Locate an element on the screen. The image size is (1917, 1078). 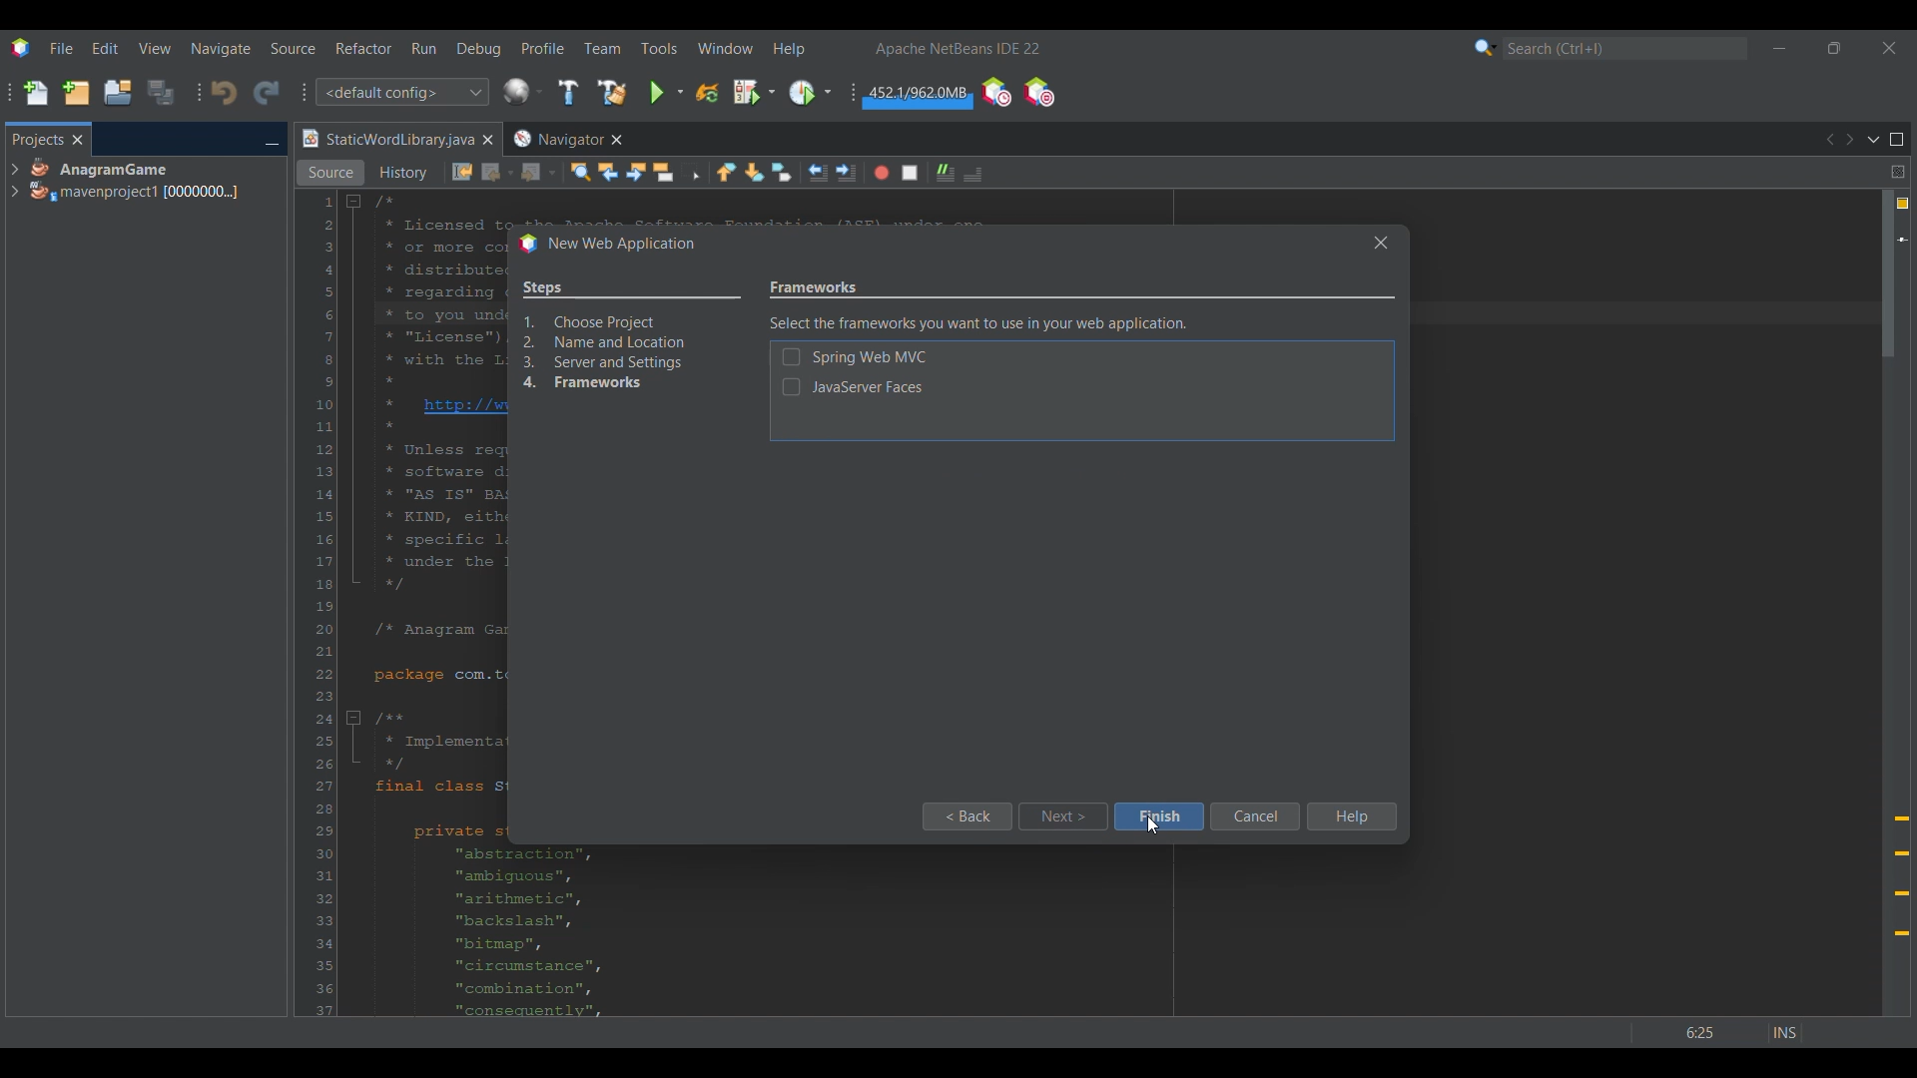
Setting options under current setting is located at coordinates (871, 372).